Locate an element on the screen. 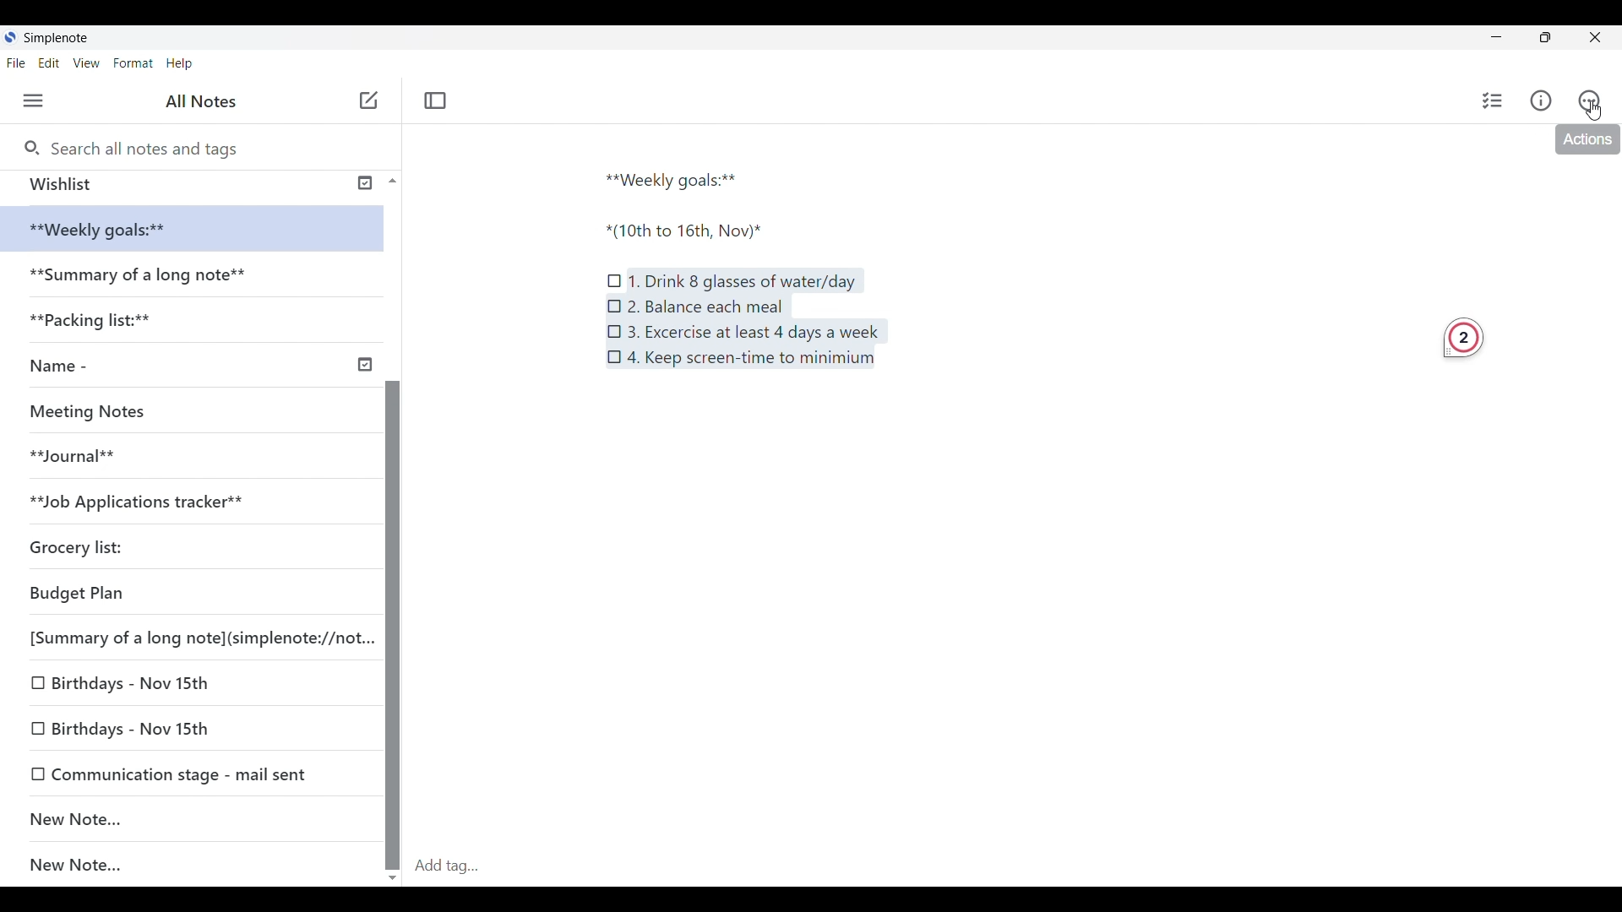 This screenshot has height=912, width=1622. Name is located at coordinates (198, 366).